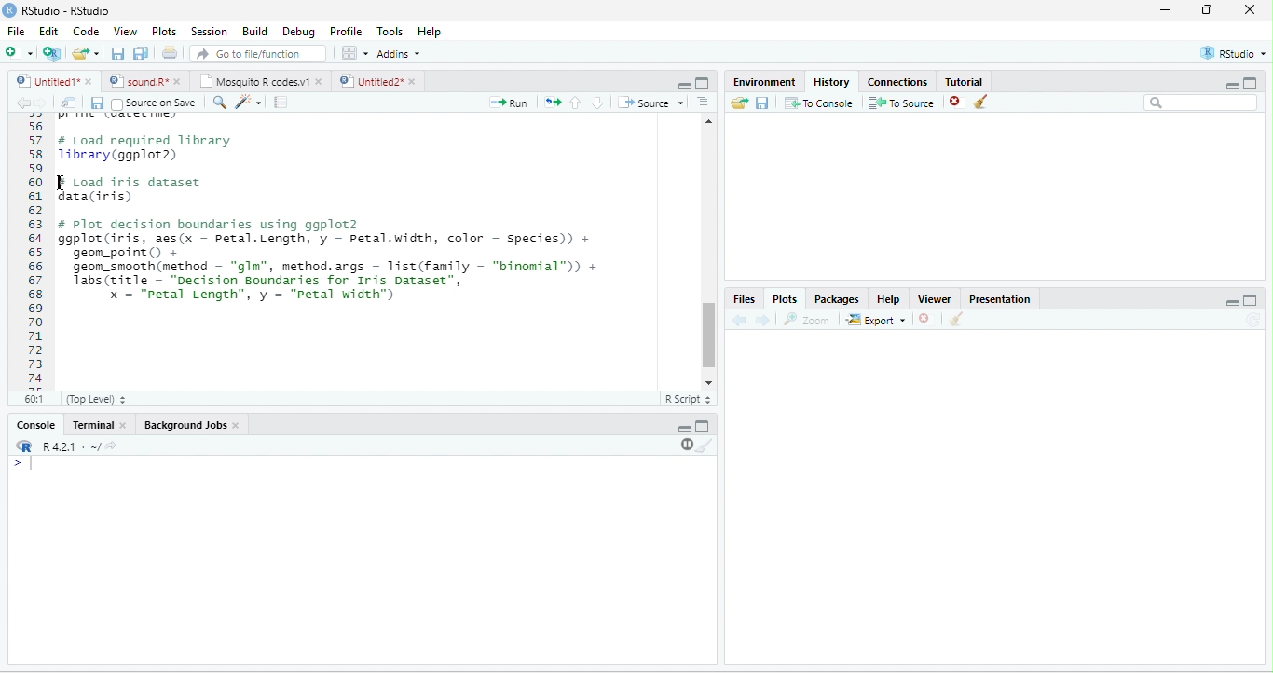  I want to click on scroll down, so click(708, 383).